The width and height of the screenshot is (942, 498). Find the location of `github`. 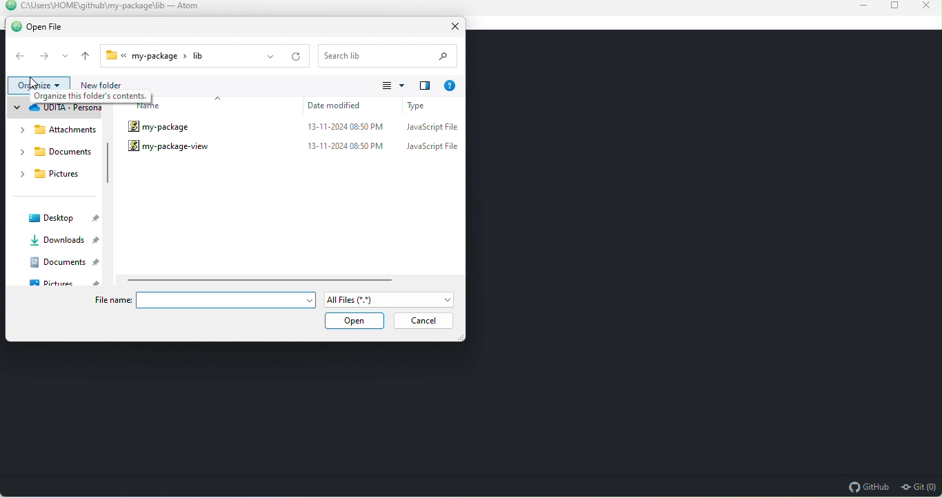

github is located at coordinates (868, 486).